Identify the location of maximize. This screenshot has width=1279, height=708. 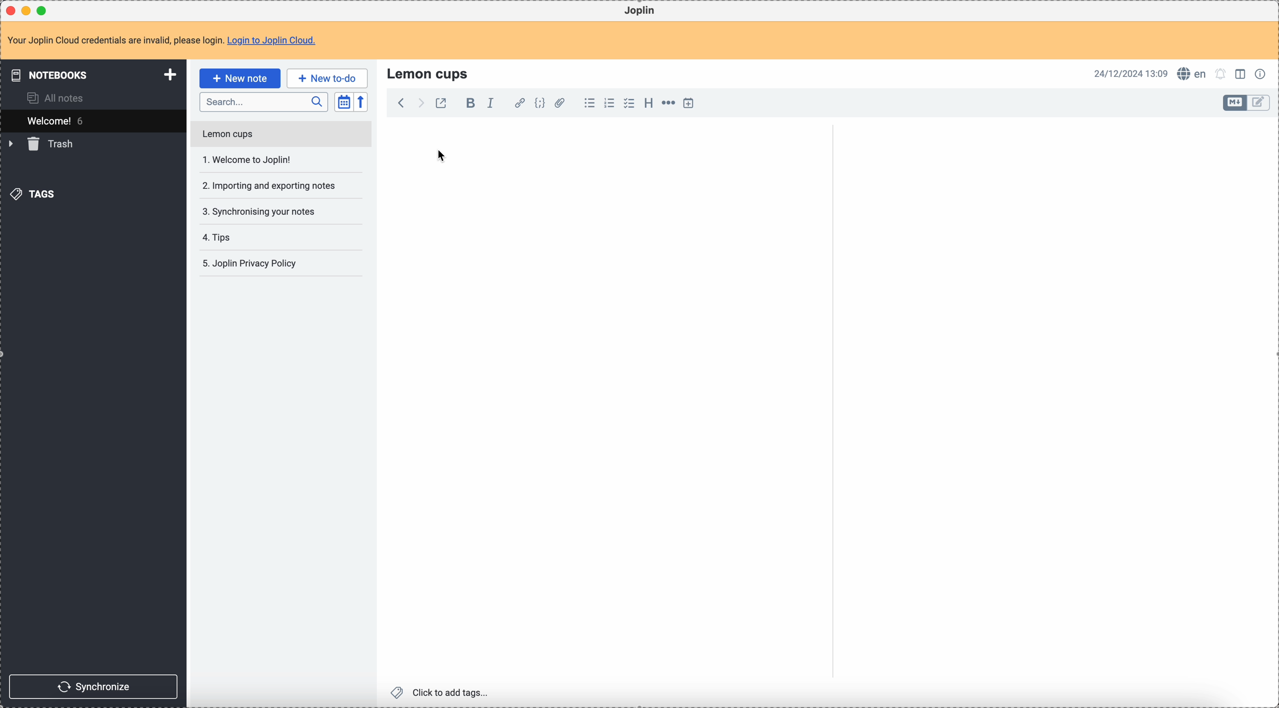
(44, 10).